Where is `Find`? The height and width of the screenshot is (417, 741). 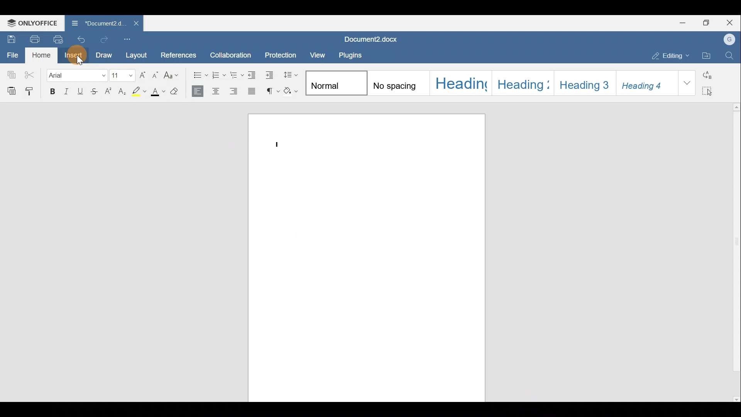
Find is located at coordinates (731, 54).